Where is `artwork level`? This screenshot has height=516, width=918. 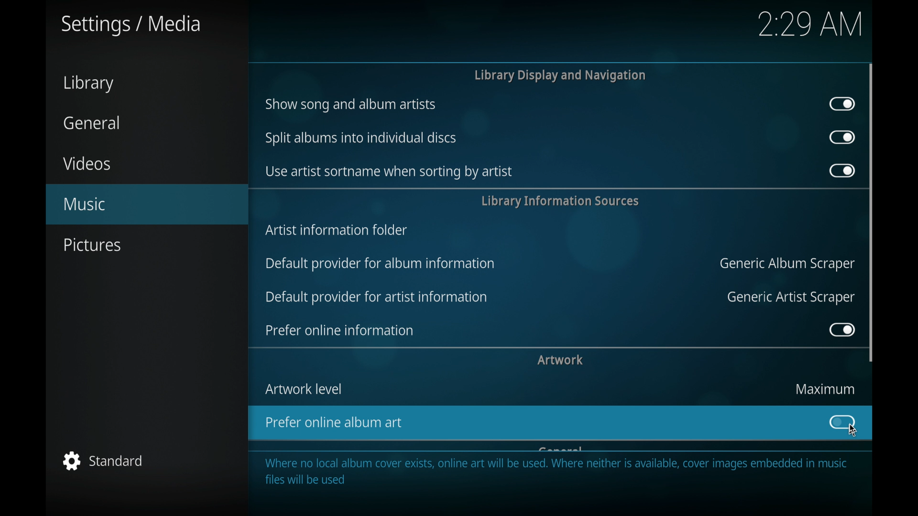 artwork level is located at coordinates (303, 389).